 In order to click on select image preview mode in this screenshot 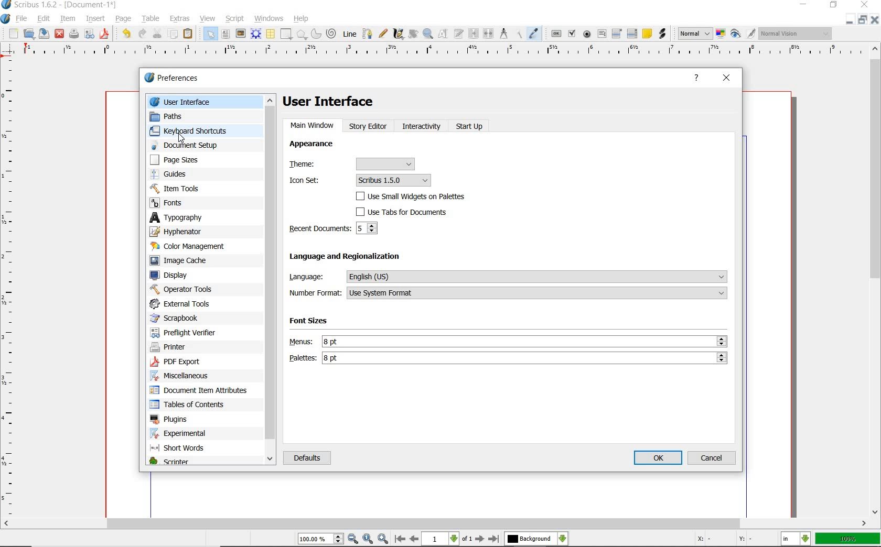, I will do `click(694, 34)`.